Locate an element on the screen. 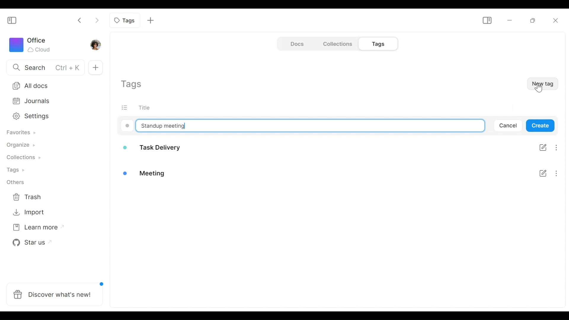 The width and height of the screenshot is (569, 320). More options is located at coordinates (559, 160).